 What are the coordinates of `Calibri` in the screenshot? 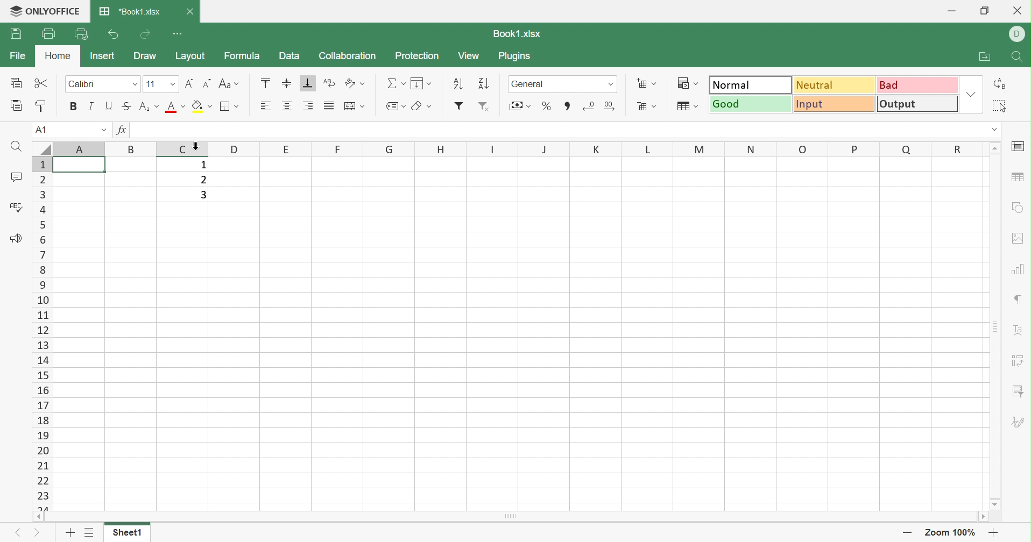 It's located at (81, 83).